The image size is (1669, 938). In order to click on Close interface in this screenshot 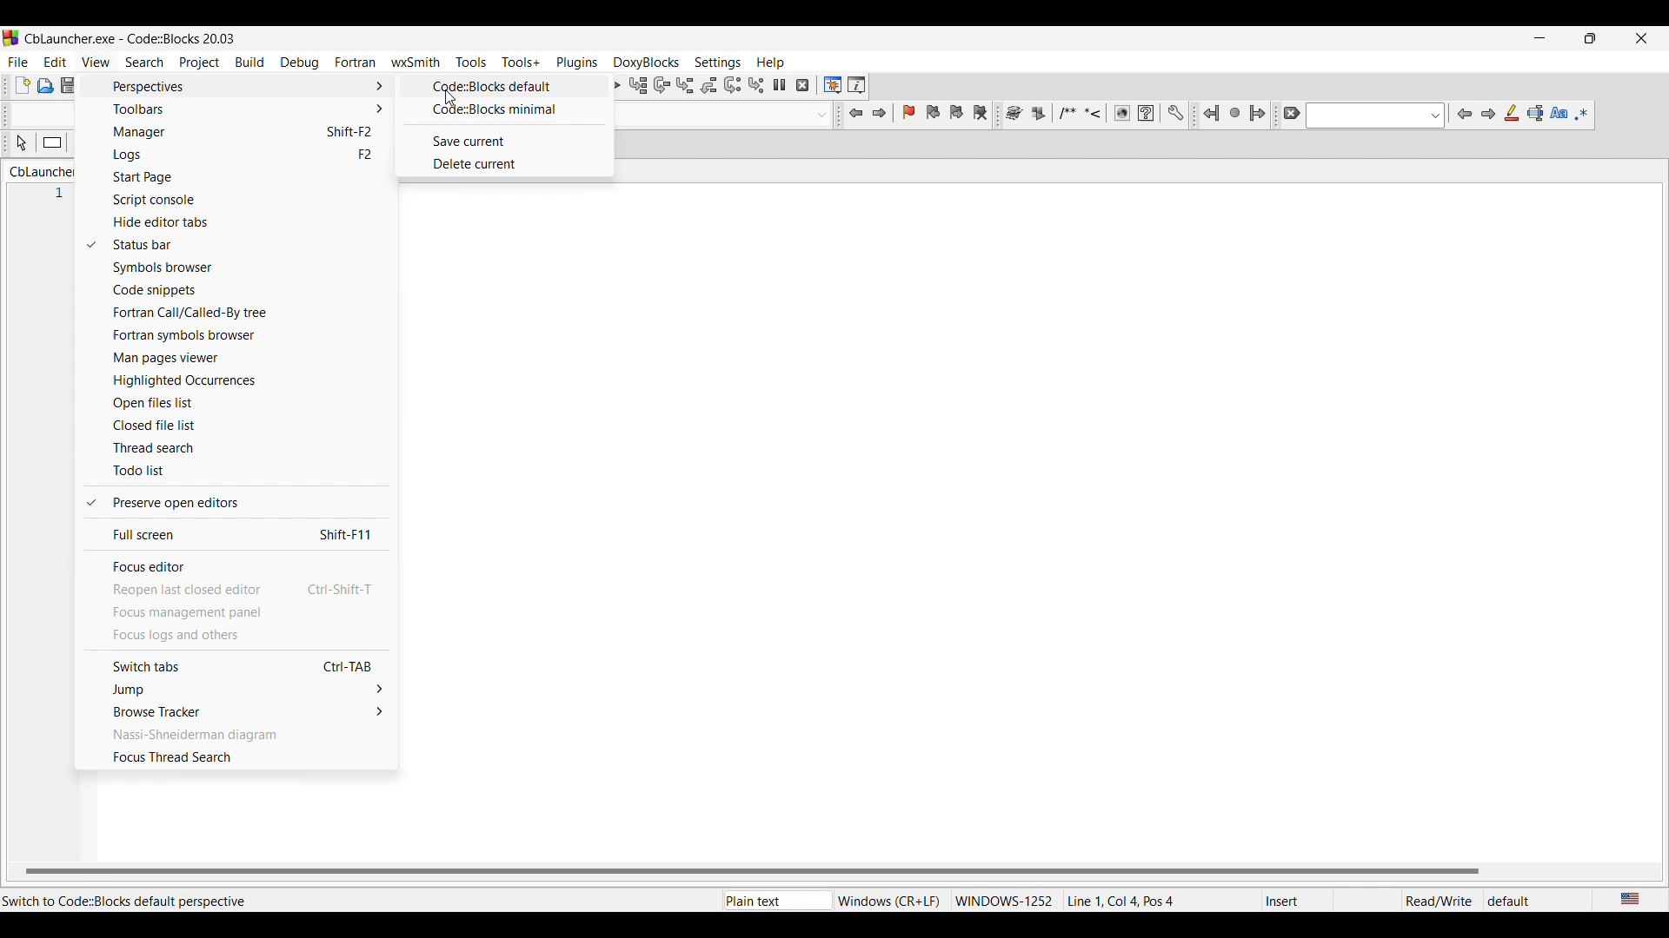, I will do `click(1642, 38)`.